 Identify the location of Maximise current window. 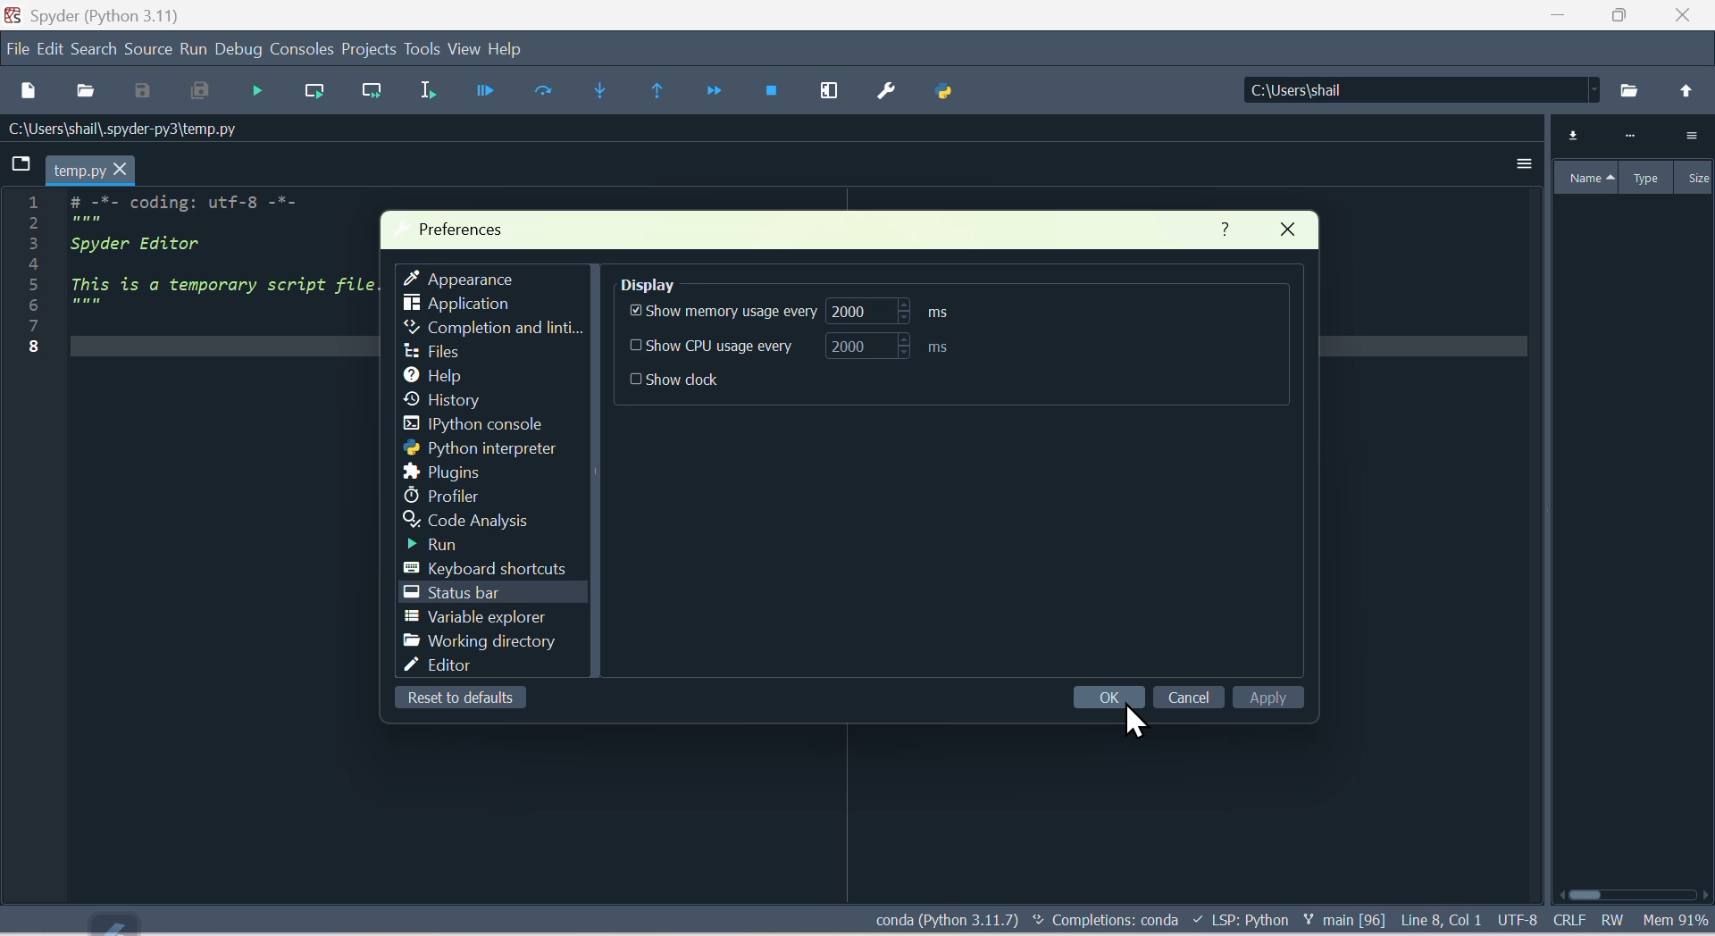
(831, 90).